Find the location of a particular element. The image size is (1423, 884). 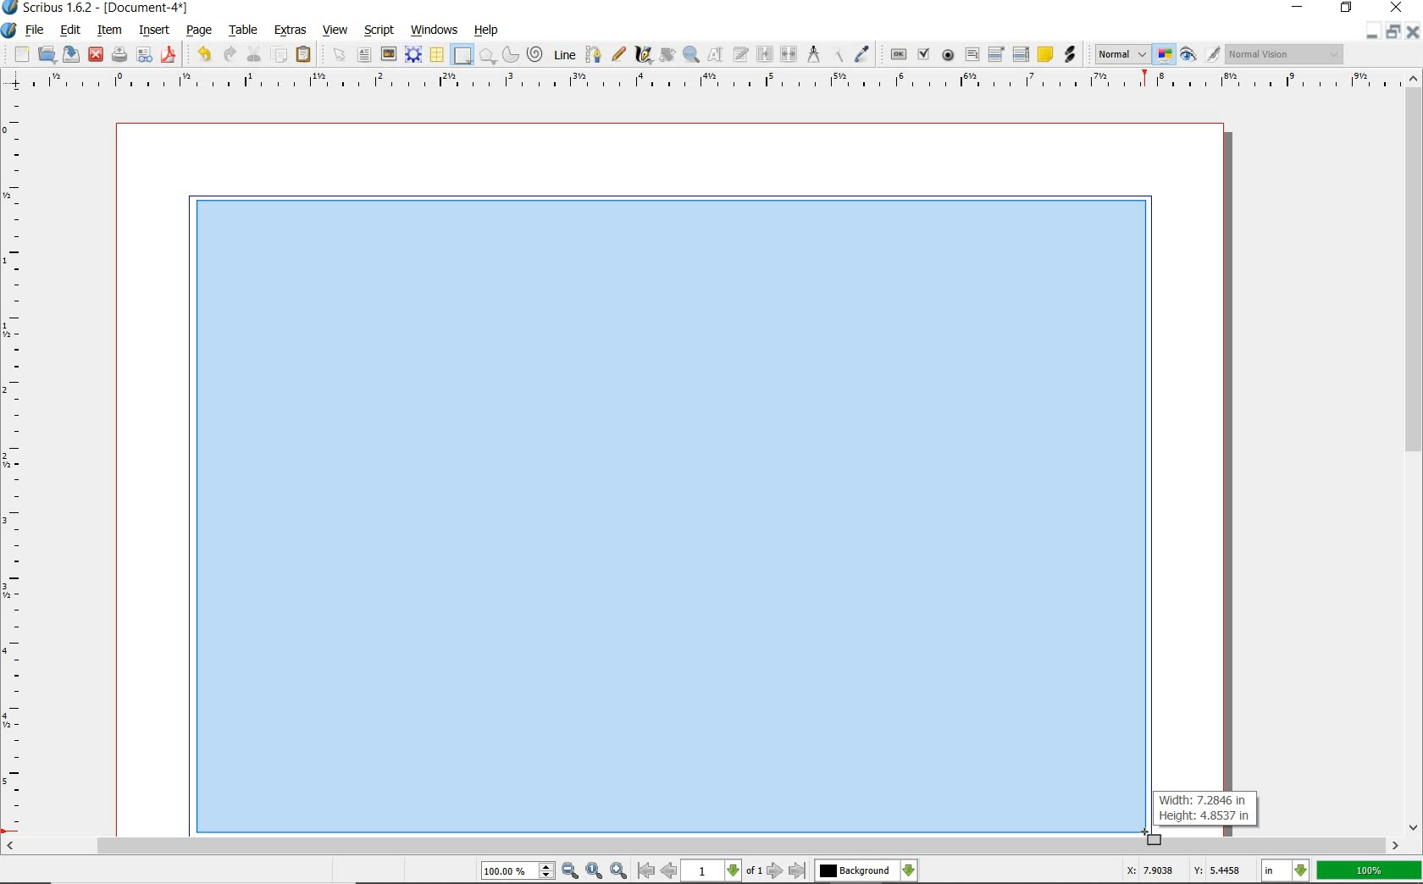

Scribus 1.6.2 - [Document-4*] is located at coordinates (97, 8).